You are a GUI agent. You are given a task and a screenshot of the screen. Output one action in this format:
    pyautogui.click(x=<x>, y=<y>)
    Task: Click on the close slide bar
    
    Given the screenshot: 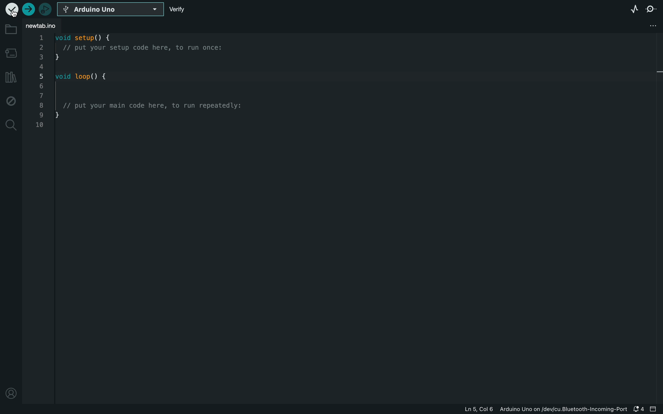 What is the action you would take?
    pyautogui.click(x=655, y=409)
    